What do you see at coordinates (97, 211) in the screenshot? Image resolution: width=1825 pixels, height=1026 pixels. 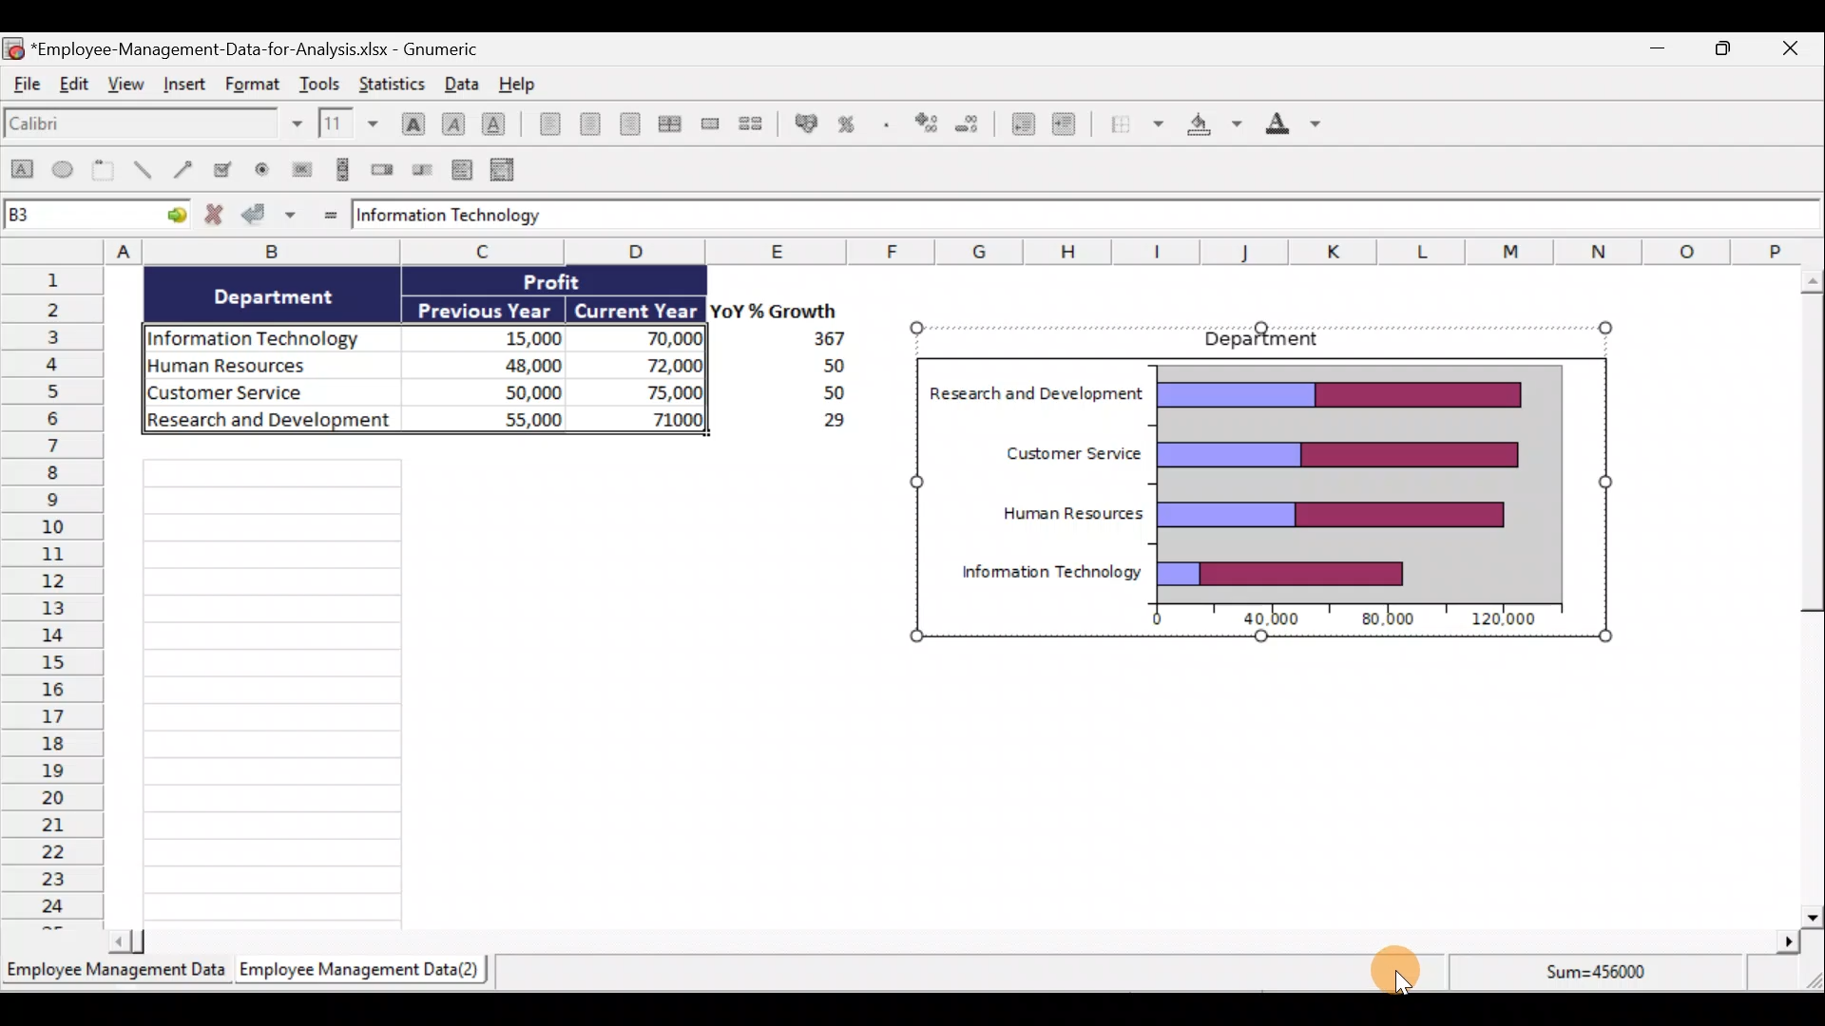 I see `Cell name` at bounding box center [97, 211].